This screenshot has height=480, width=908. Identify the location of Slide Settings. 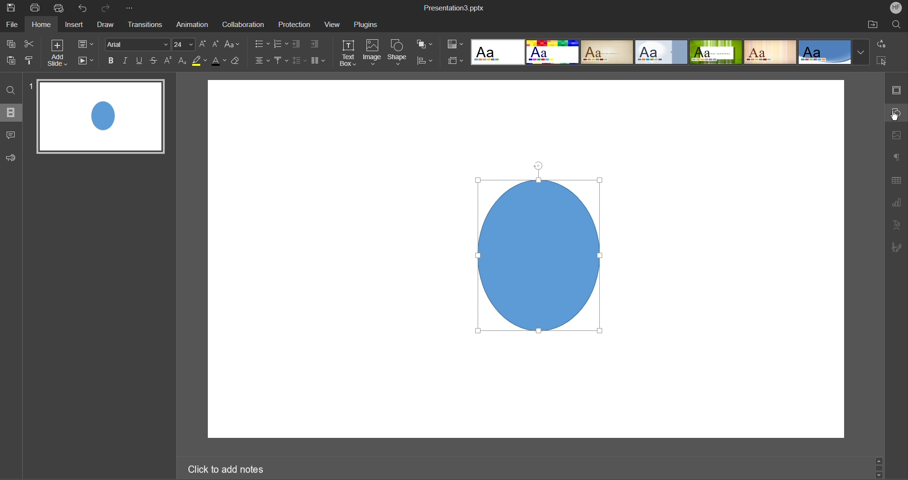
(86, 44).